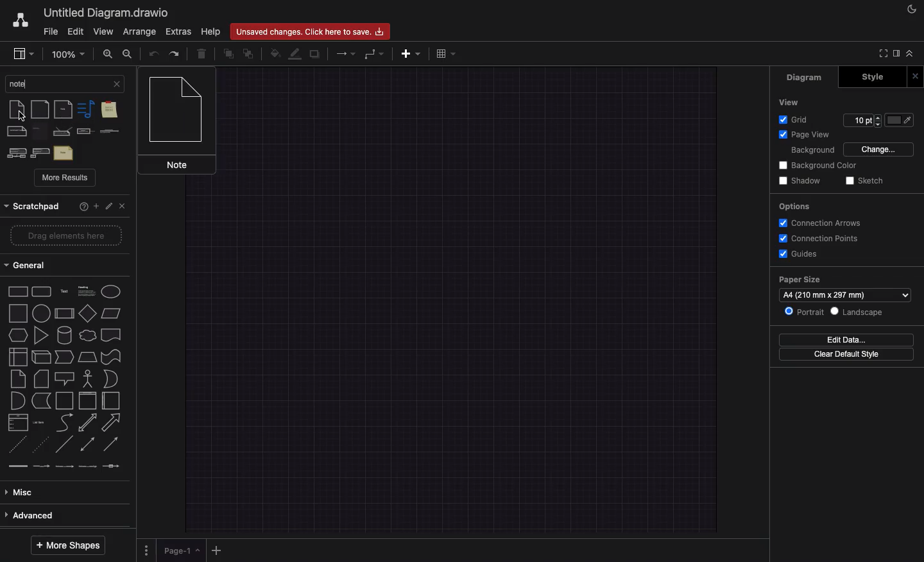  I want to click on Redo, so click(175, 53).